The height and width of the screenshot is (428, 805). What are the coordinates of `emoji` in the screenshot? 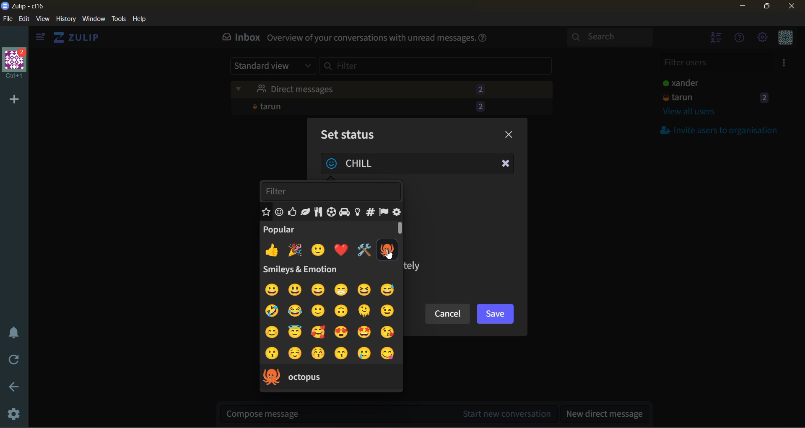 It's located at (340, 332).